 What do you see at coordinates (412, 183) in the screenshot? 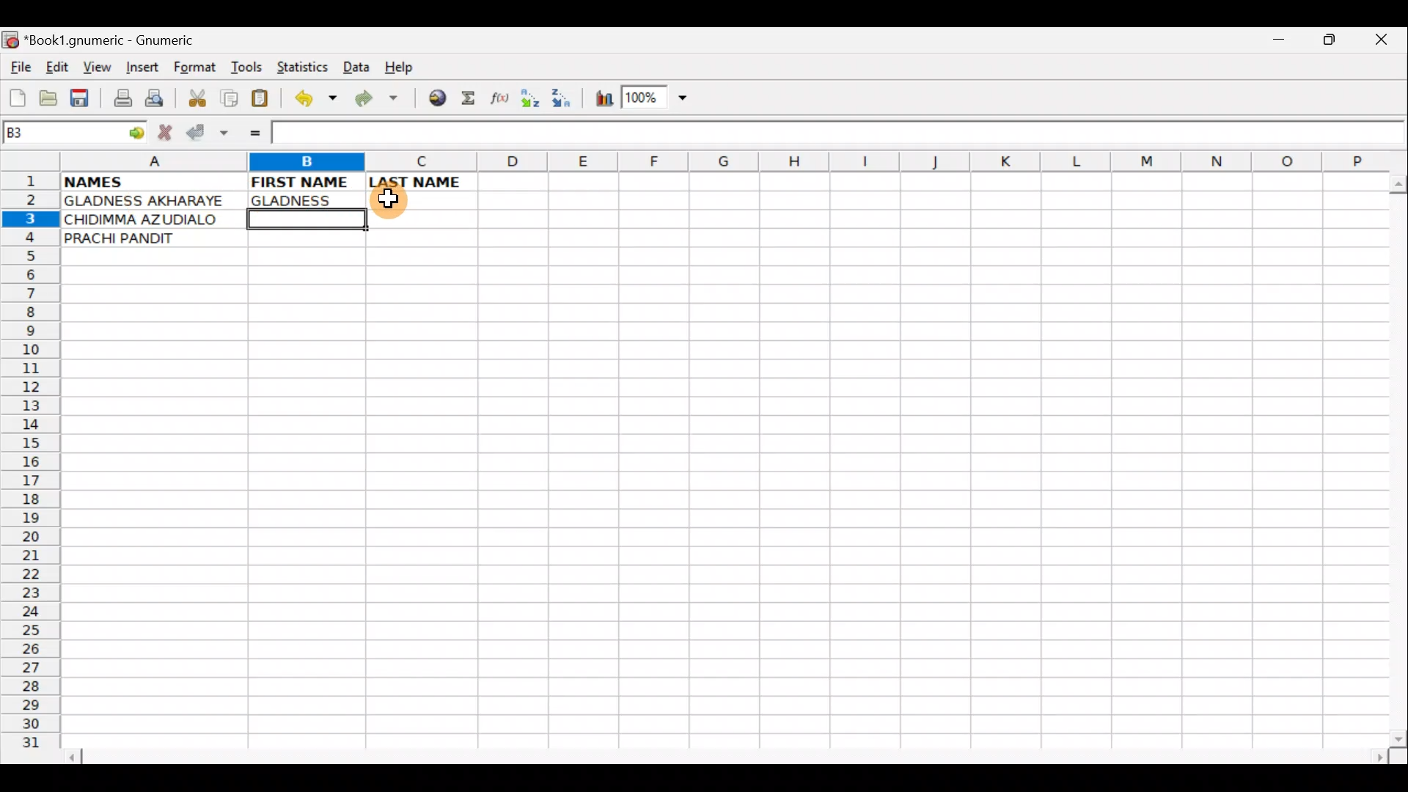
I see `LAST NAME` at bounding box center [412, 183].